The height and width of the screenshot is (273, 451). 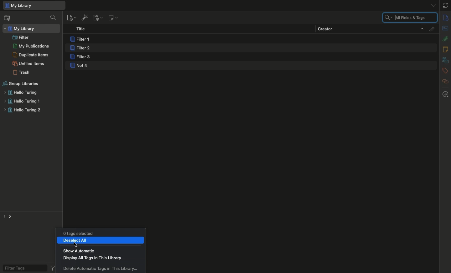 I want to click on New note, so click(x=112, y=18).